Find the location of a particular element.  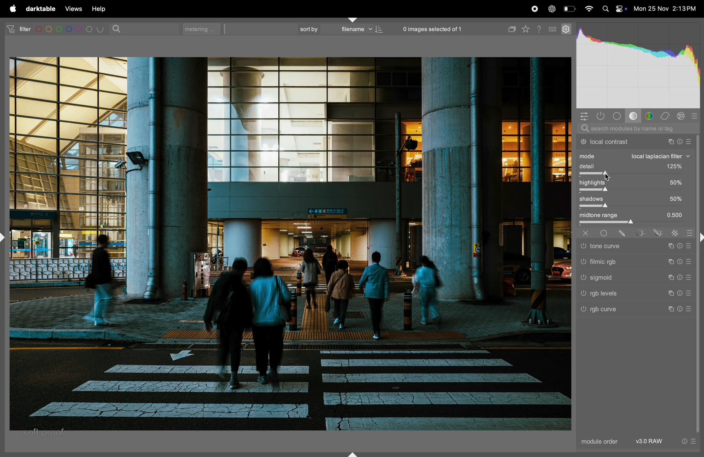

midtone is located at coordinates (634, 216).